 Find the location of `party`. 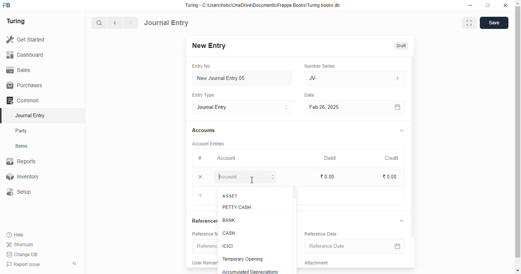

party is located at coordinates (22, 131).